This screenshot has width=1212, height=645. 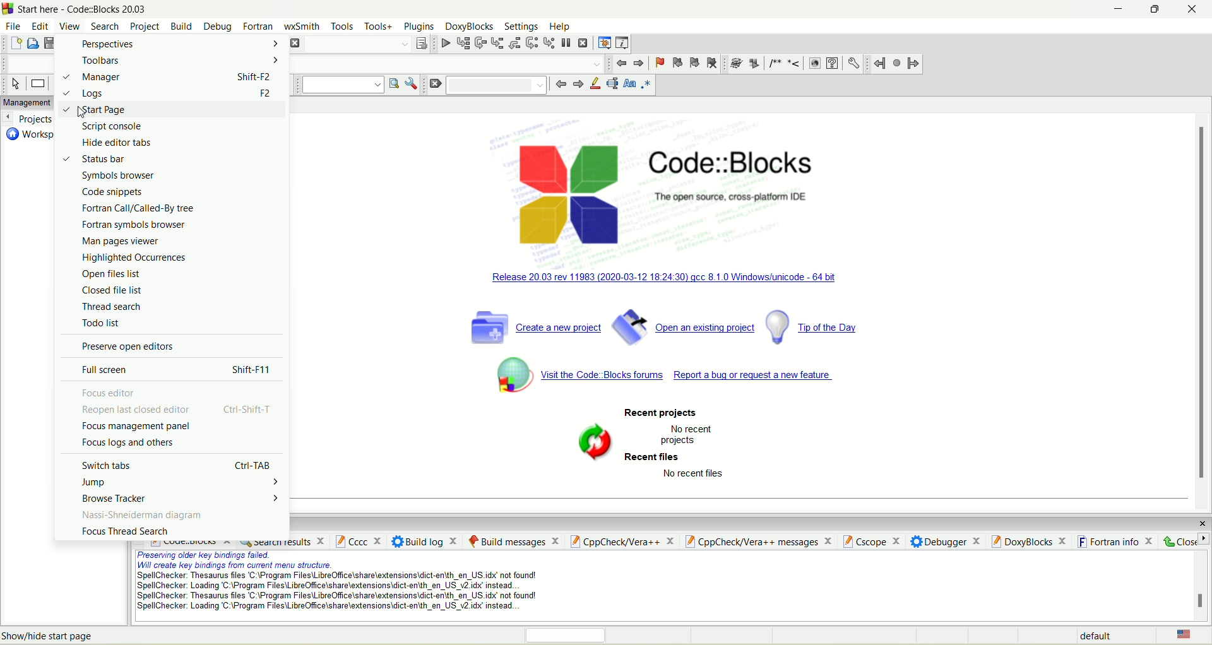 What do you see at coordinates (912, 64) in the screenshot?
I see `jump forward` at bounding box center [912, 64].